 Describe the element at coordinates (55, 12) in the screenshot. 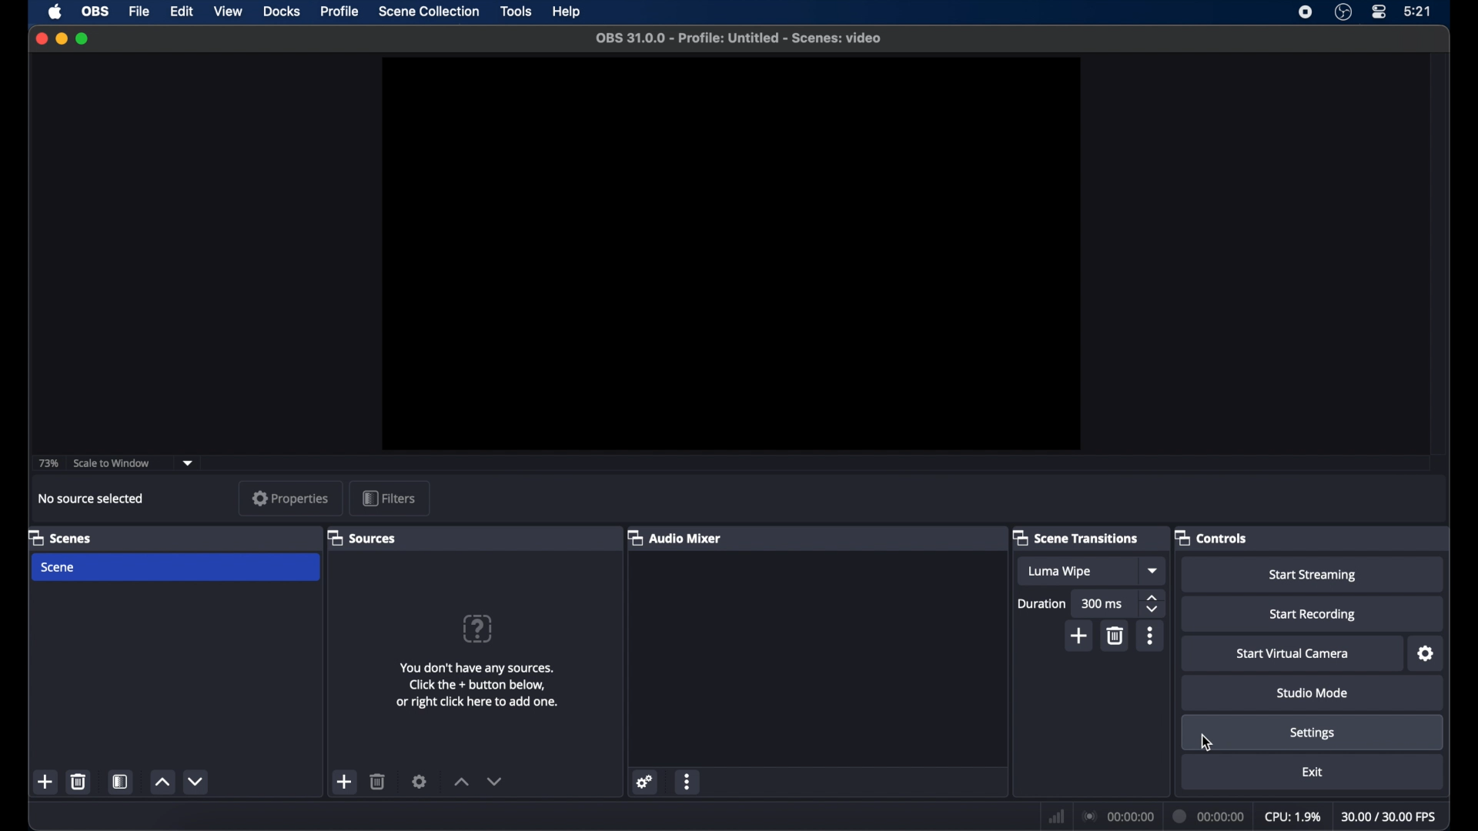

I see `apple icon` at that location.